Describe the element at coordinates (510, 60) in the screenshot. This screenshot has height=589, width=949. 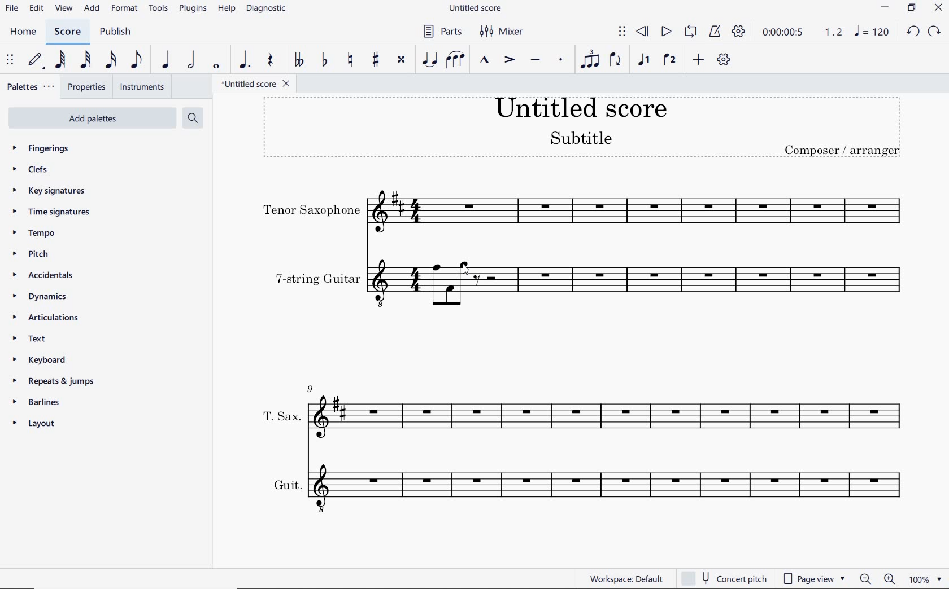
I see `ACCENT` at that location.